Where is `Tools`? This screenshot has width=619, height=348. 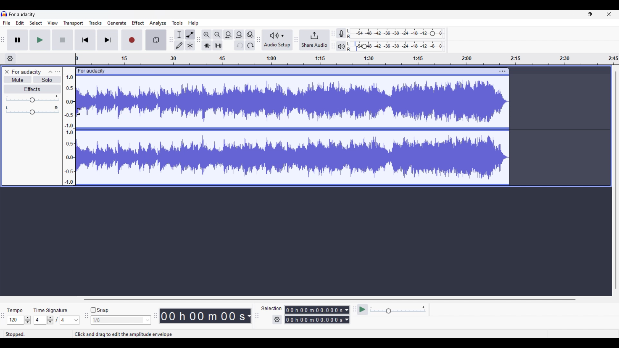
Tools is located at coordinates (177, 23).